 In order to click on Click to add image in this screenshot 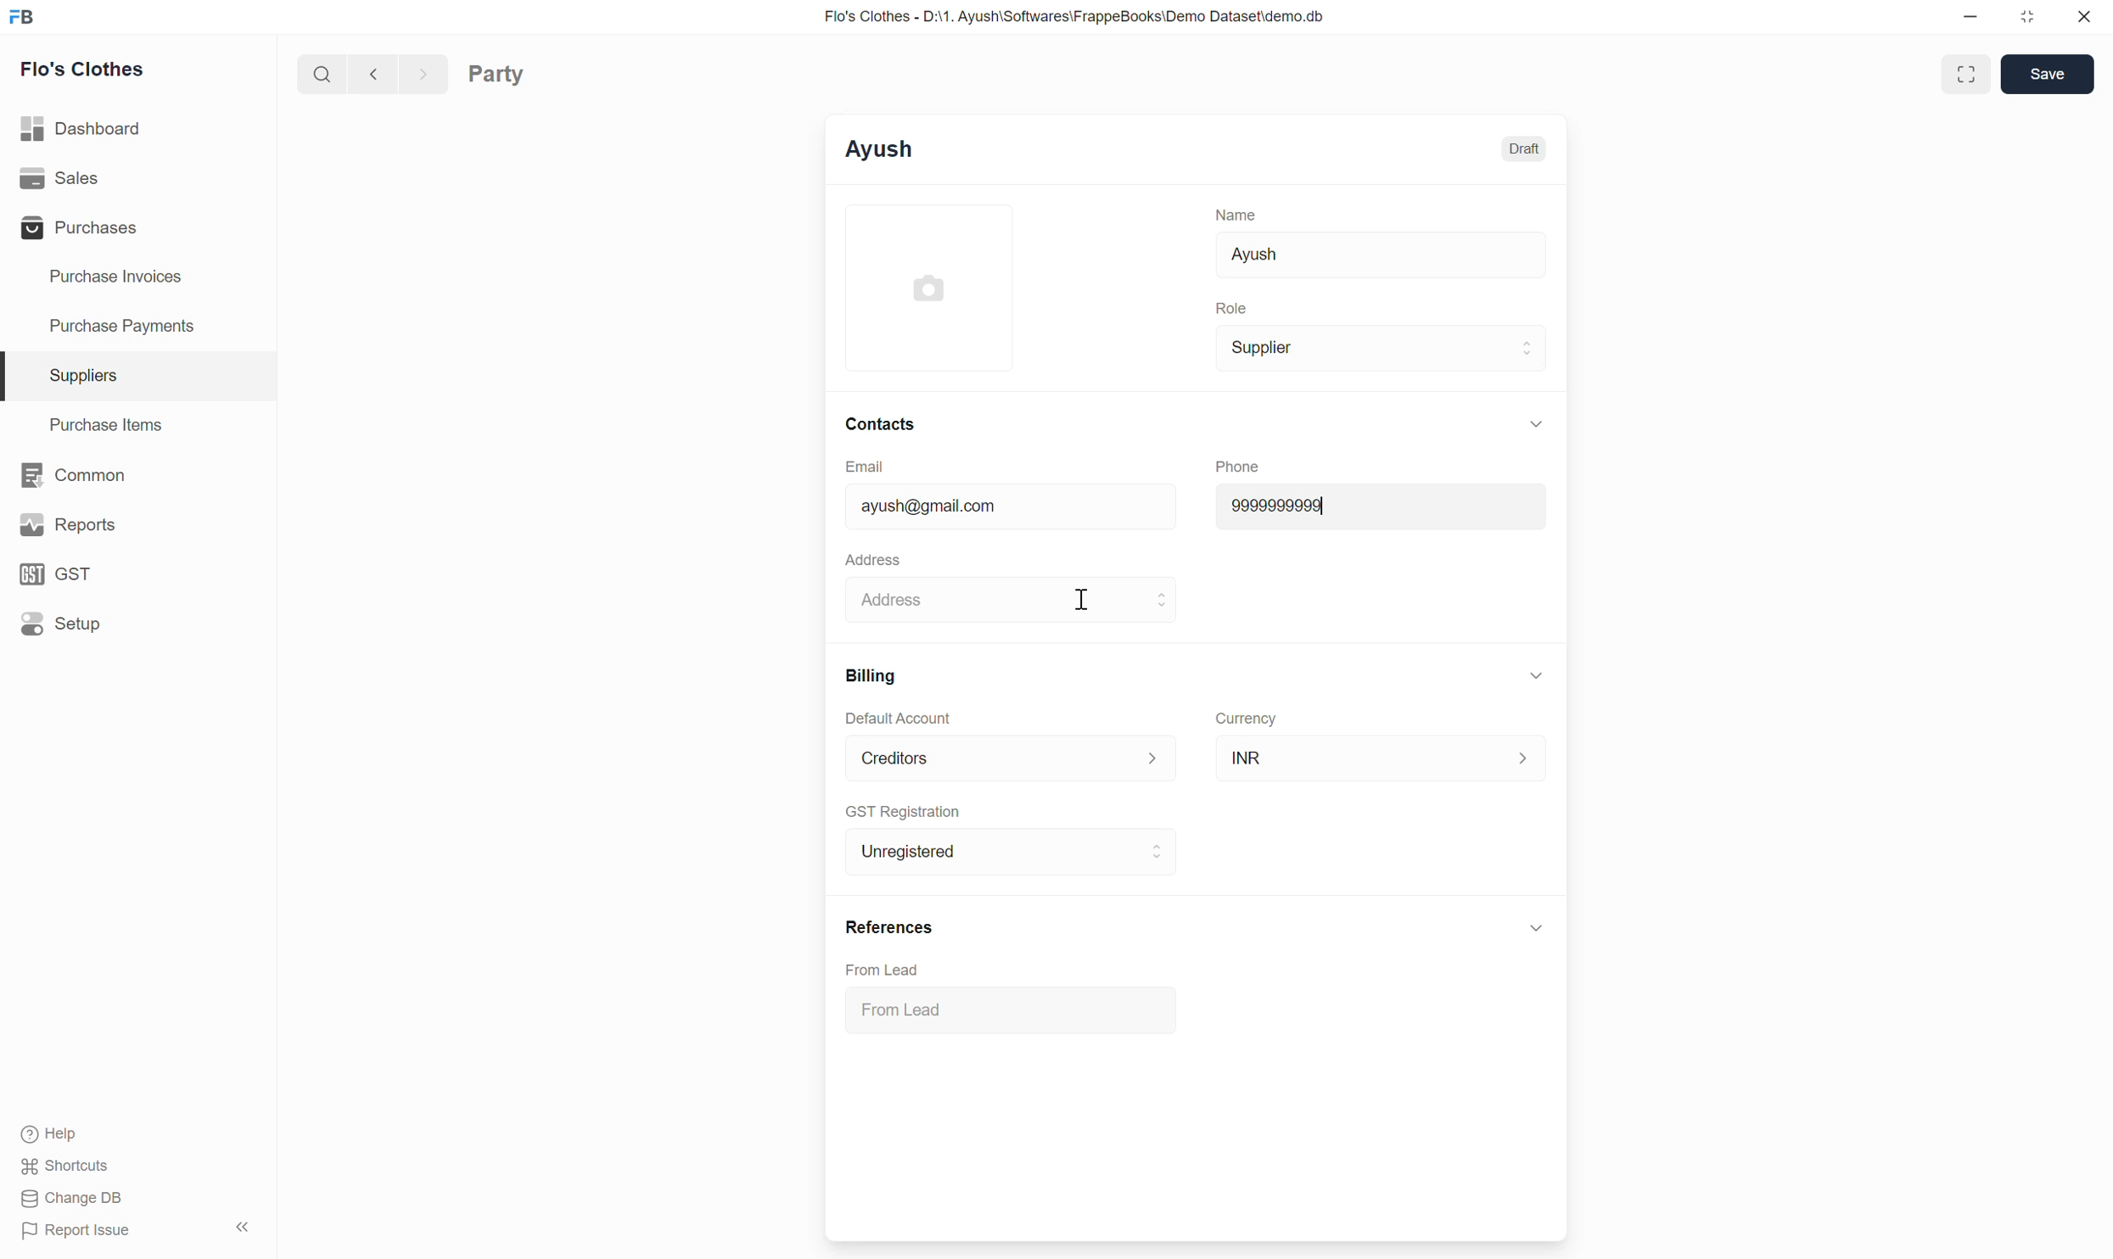, I will do `click(929, 287)`.